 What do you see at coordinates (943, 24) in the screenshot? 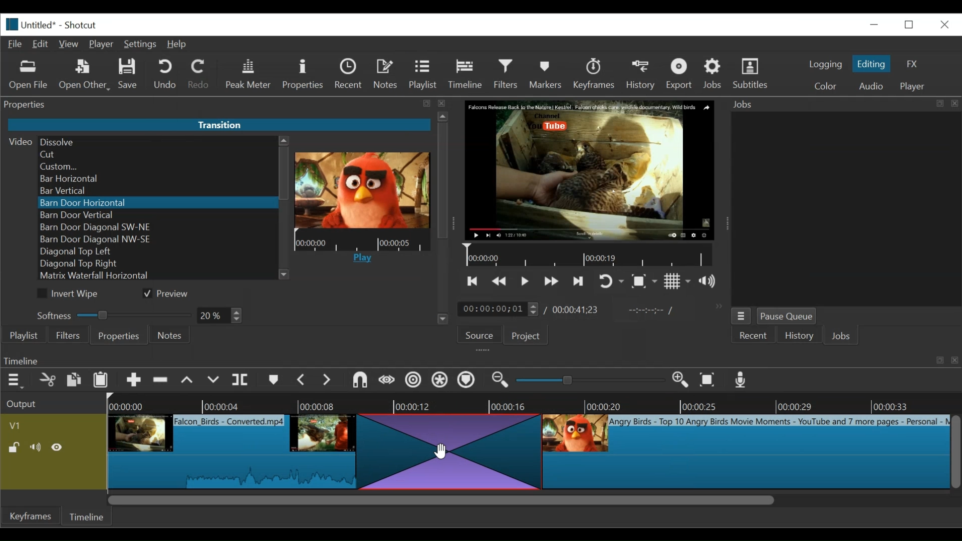
I see `Close` at bounding box center [943, 24].